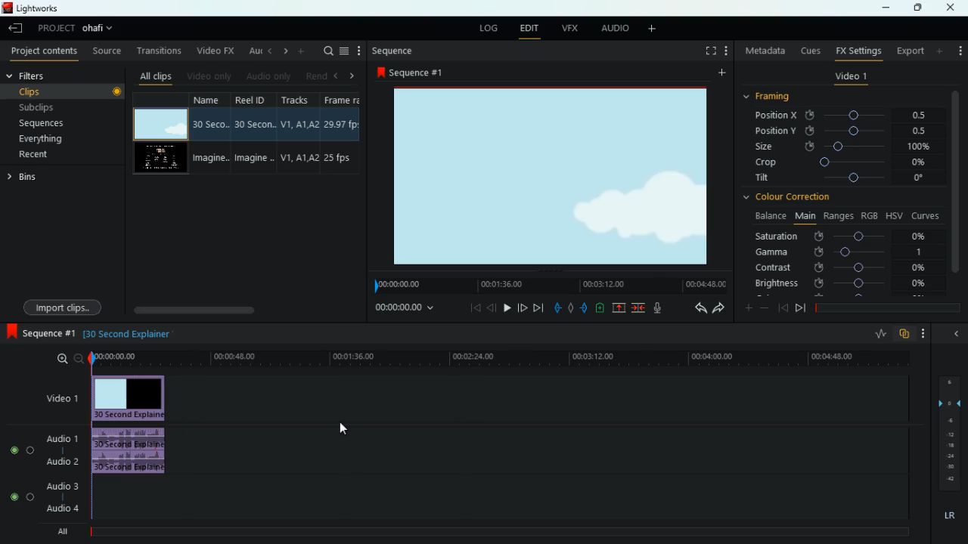 This screenshot has height=544, width=968. I want to click on screen, so click(160, 159).